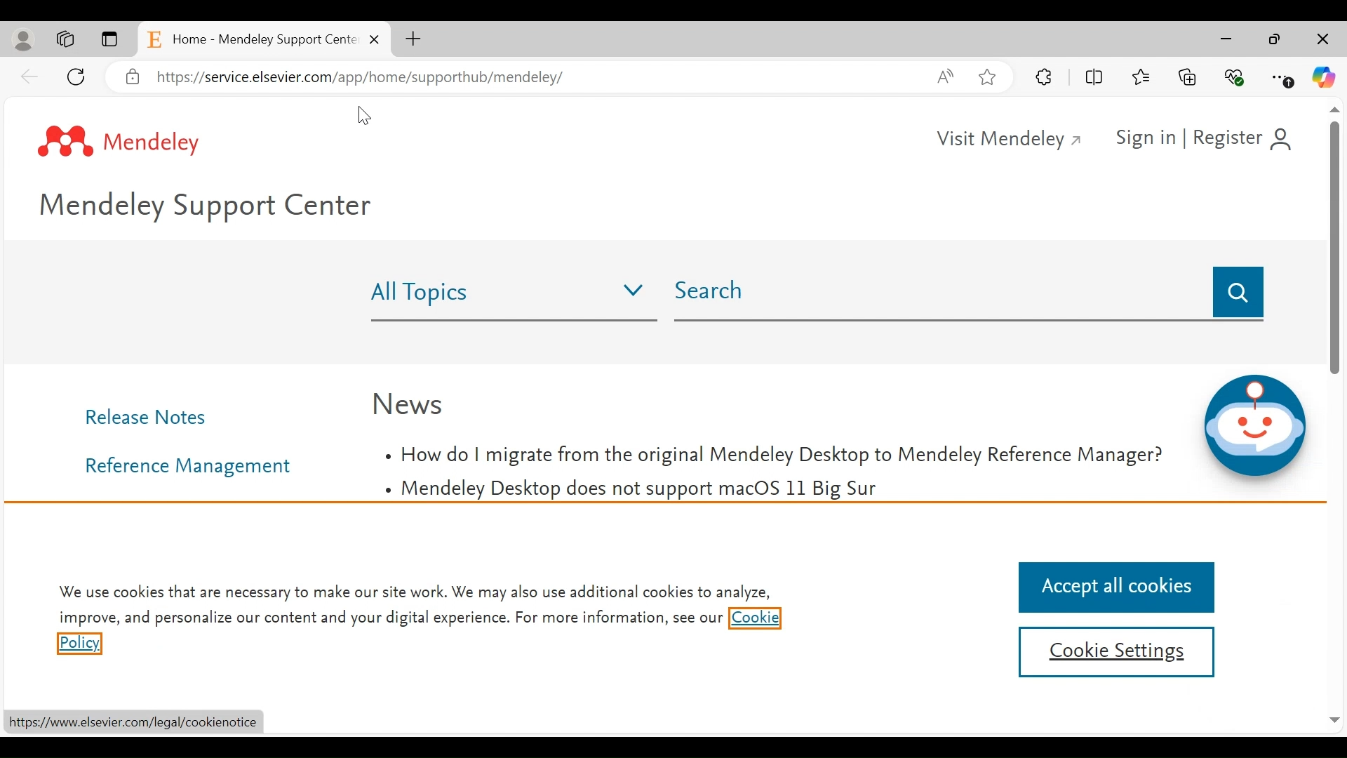  Describe the element at coordinates (111, 39) in the screenshot. I see `Tab Action menu` at that location.